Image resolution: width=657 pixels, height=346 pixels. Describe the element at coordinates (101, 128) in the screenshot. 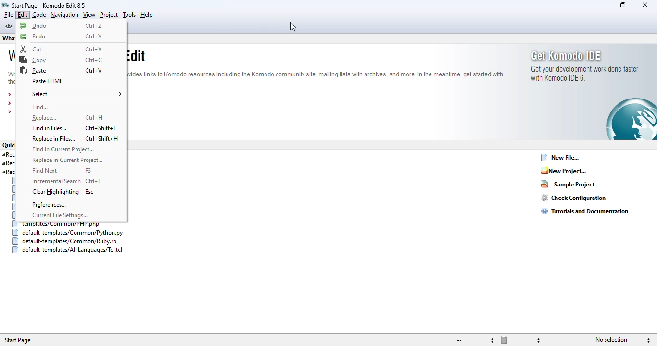

I see `shortcut for find in files` at that location.